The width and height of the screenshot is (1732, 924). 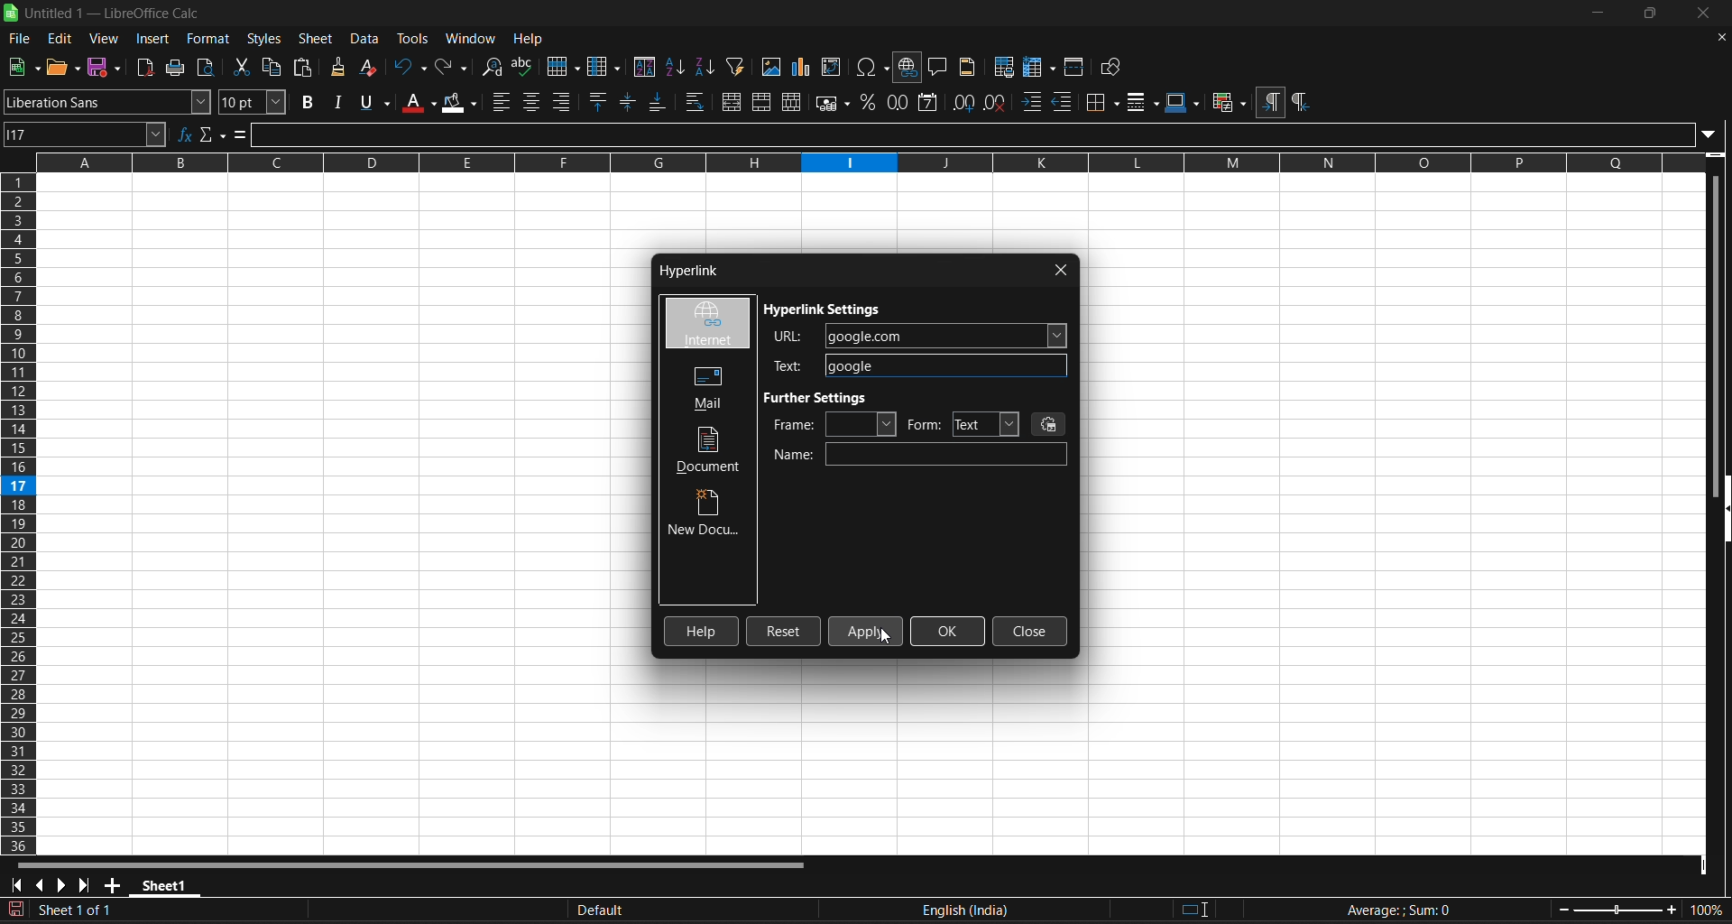 I want to click on wrap text, so click(x=696, y=102).